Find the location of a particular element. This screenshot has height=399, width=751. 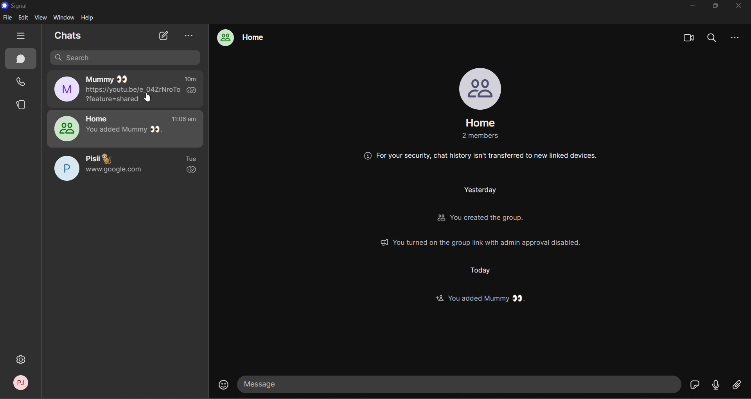

logo is located at coordinates (5, 5).